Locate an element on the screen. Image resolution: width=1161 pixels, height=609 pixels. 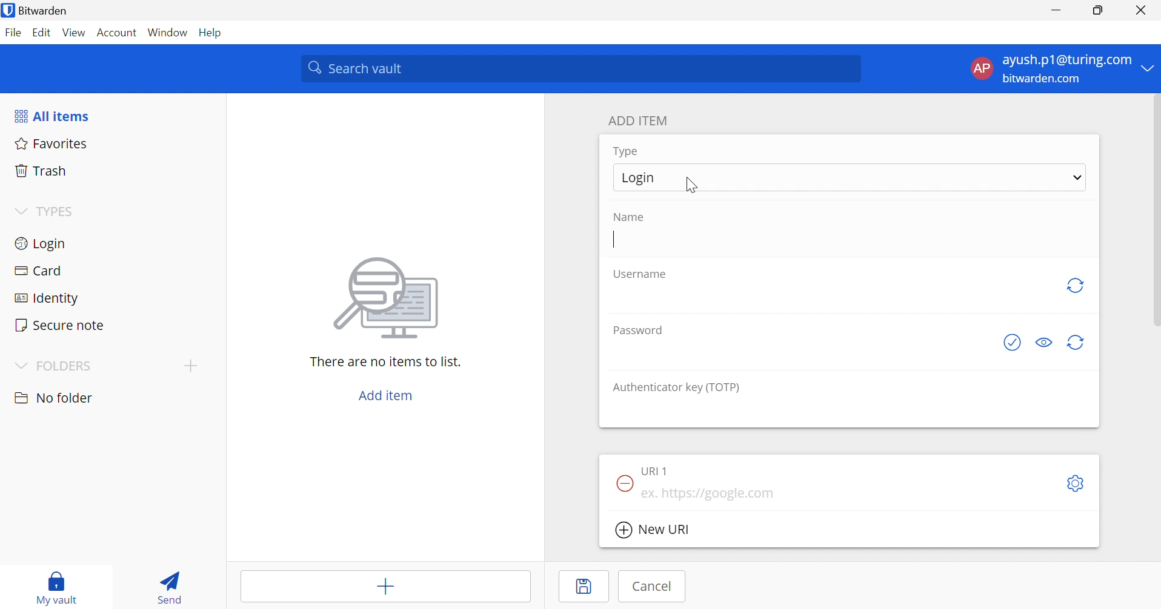
Help is located at coordinates (212, 33).